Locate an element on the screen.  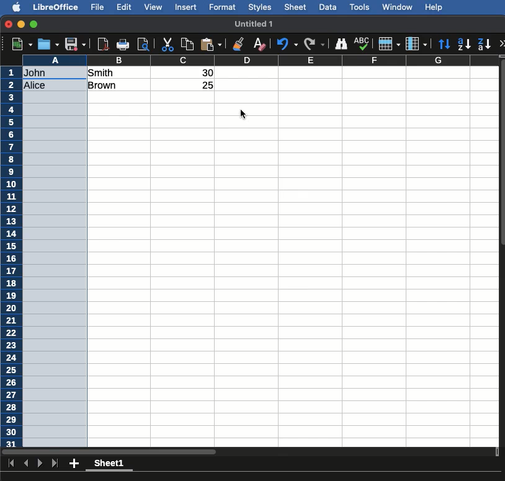
More is located at coordinates (502, 43).